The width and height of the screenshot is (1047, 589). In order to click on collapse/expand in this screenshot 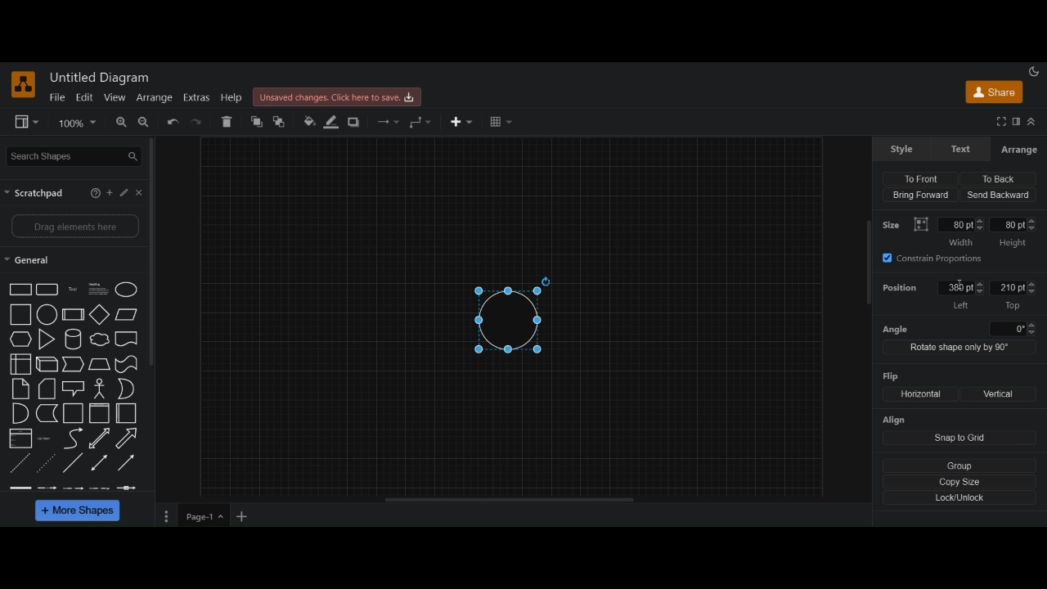, I will do `click(1033, 123)`.